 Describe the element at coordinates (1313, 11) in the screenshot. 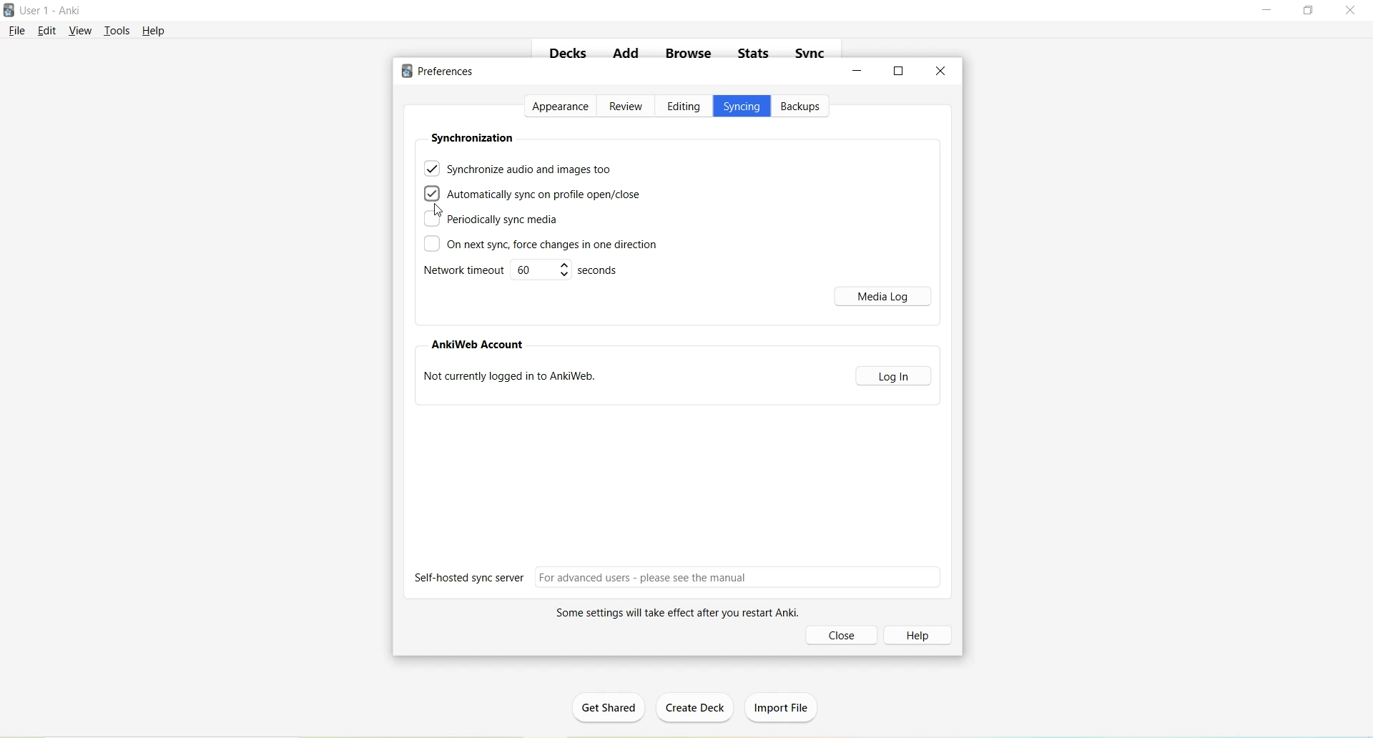

I see `Maximize` at that location.